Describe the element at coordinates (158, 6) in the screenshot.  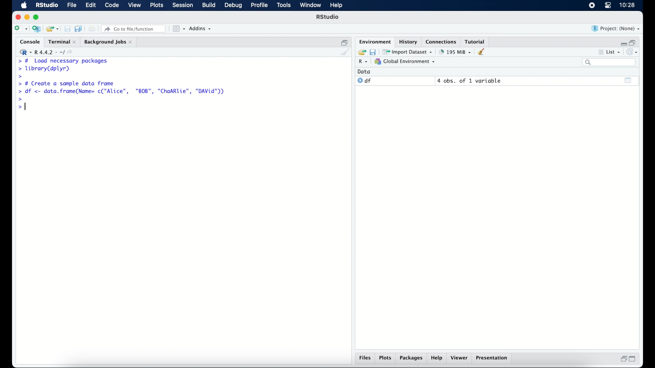
I see `plots` at that location.